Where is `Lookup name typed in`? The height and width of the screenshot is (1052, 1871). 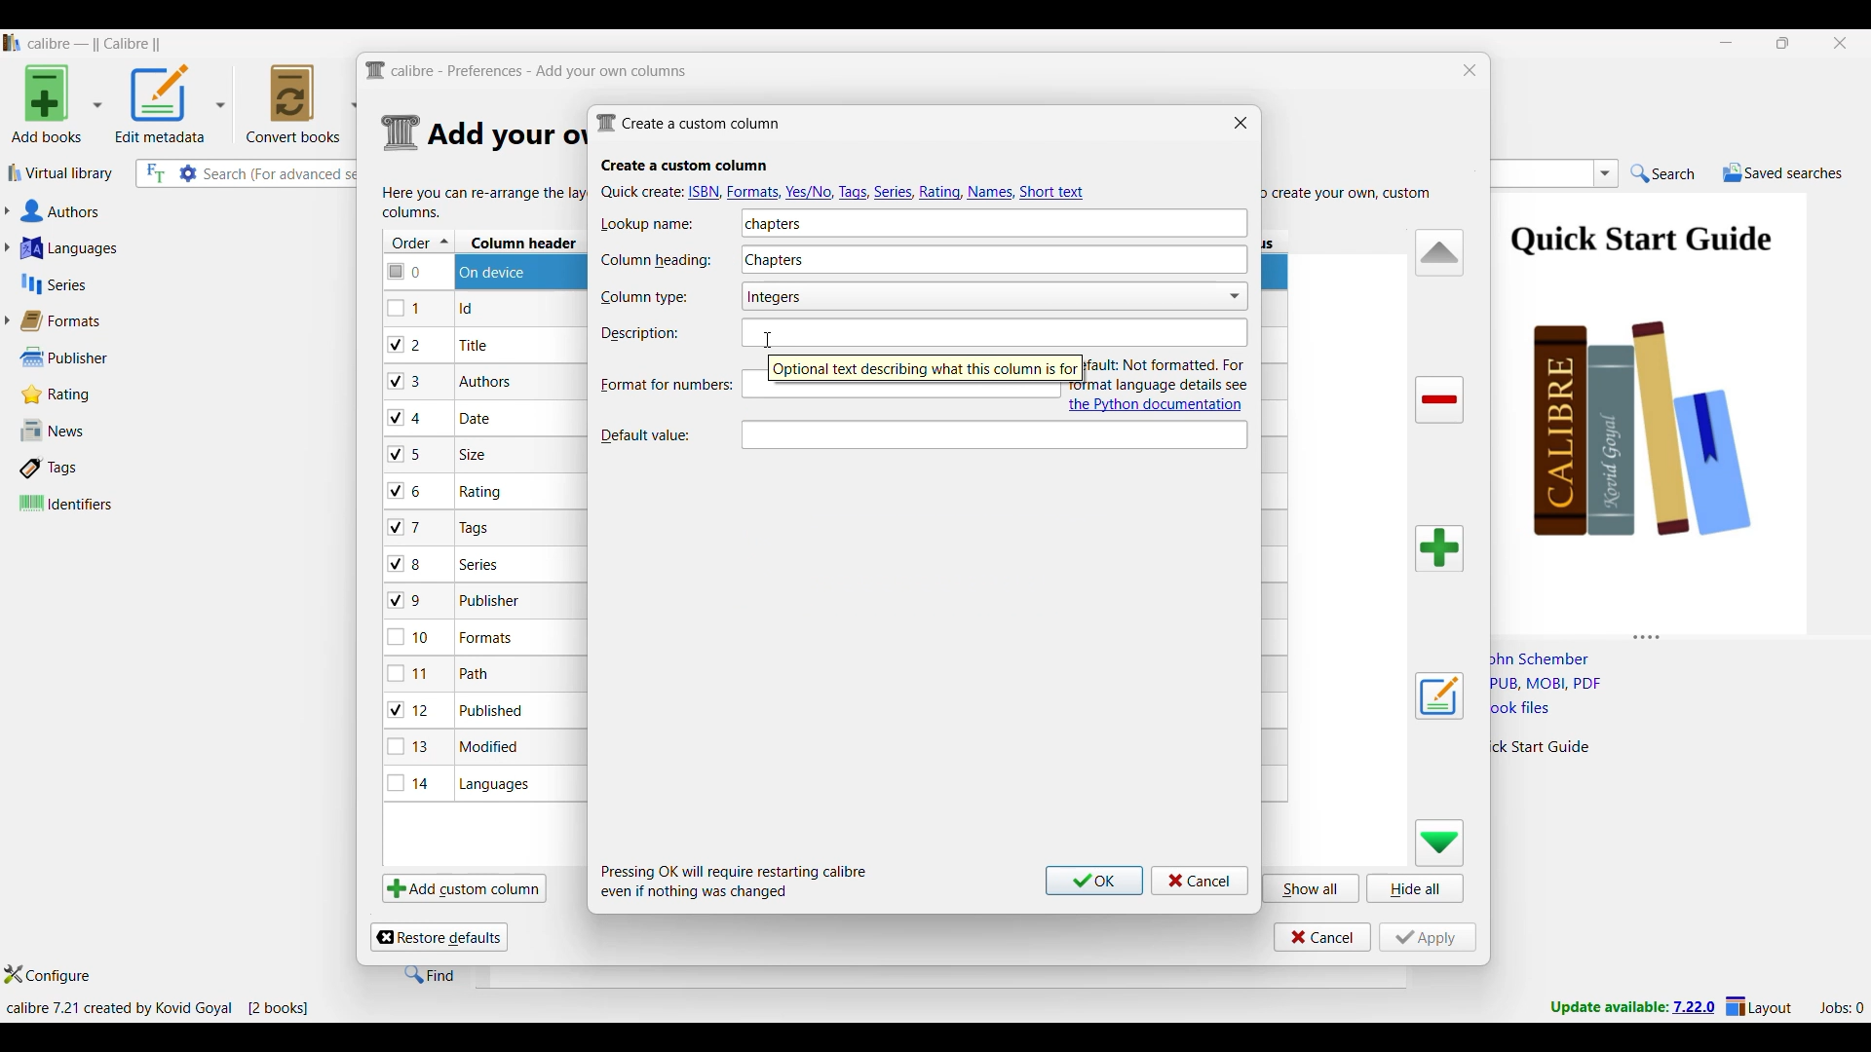 Lookup name typed in is located at coordinates (752, 223).